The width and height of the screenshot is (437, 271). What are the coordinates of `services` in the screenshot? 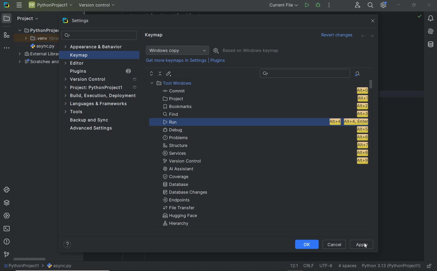 It's located at (6, 216).